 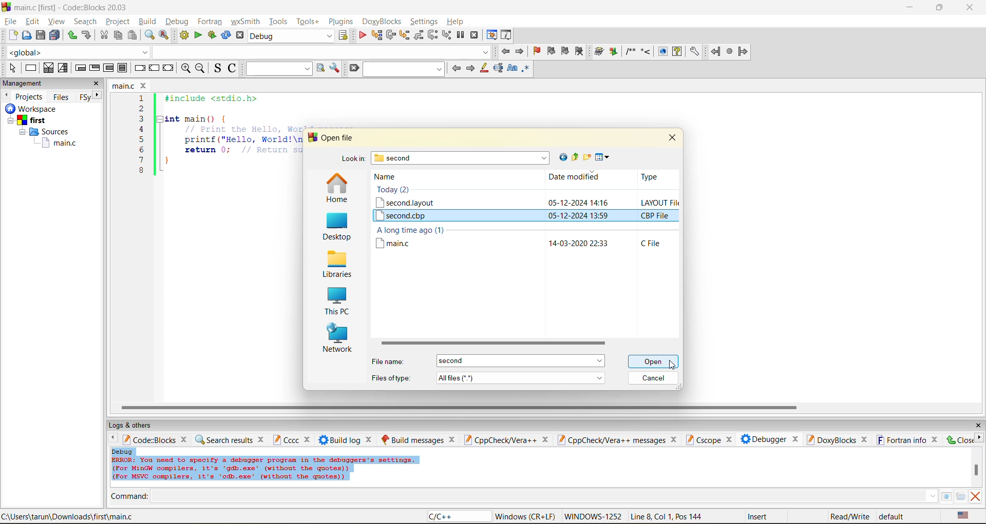 I want to click on edit, so click(x=34, y=22).